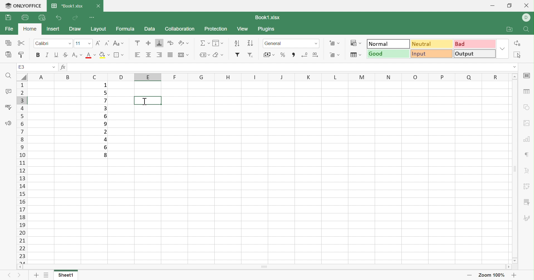 The image size is (534, 280). Describe the element at coordinates (148, 55) in the screenshot. I see `Align Center` at that location.